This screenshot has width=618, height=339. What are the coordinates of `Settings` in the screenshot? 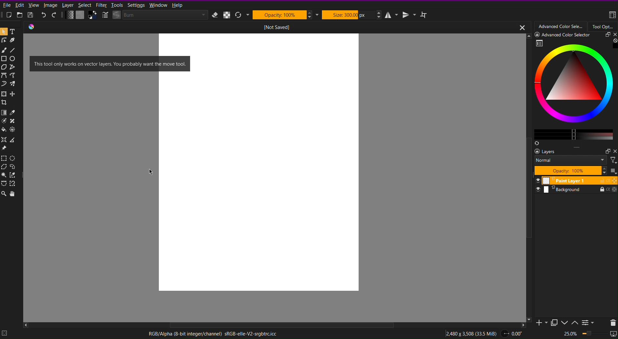 It's located at (136, 5).